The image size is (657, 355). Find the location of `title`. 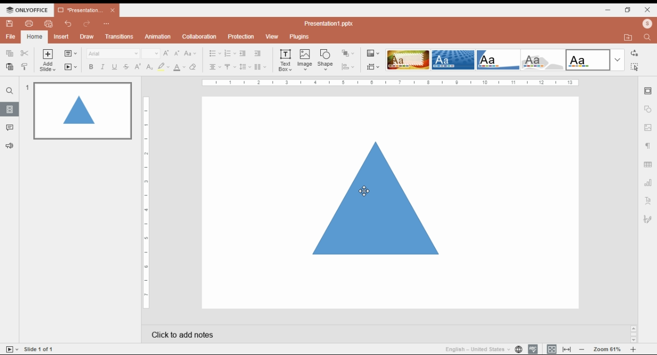

title is located at coordinates (329, 24).